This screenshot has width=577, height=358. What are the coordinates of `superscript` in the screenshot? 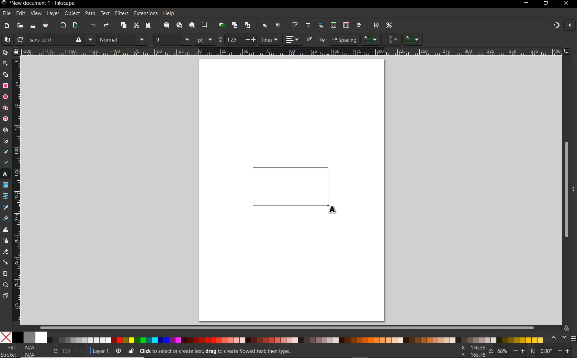 It's located at (310, 39).